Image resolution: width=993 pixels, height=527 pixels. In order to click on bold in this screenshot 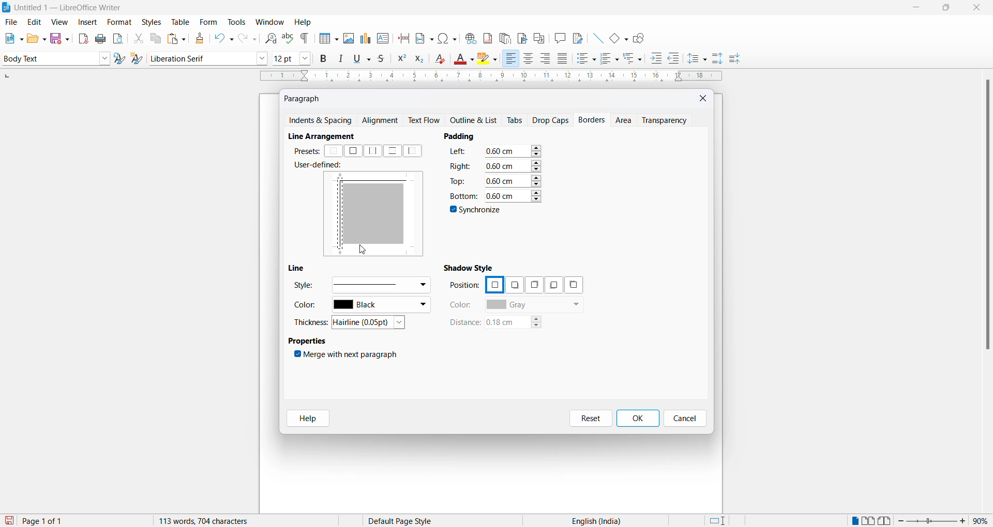, I will do `click(324, 59)`.